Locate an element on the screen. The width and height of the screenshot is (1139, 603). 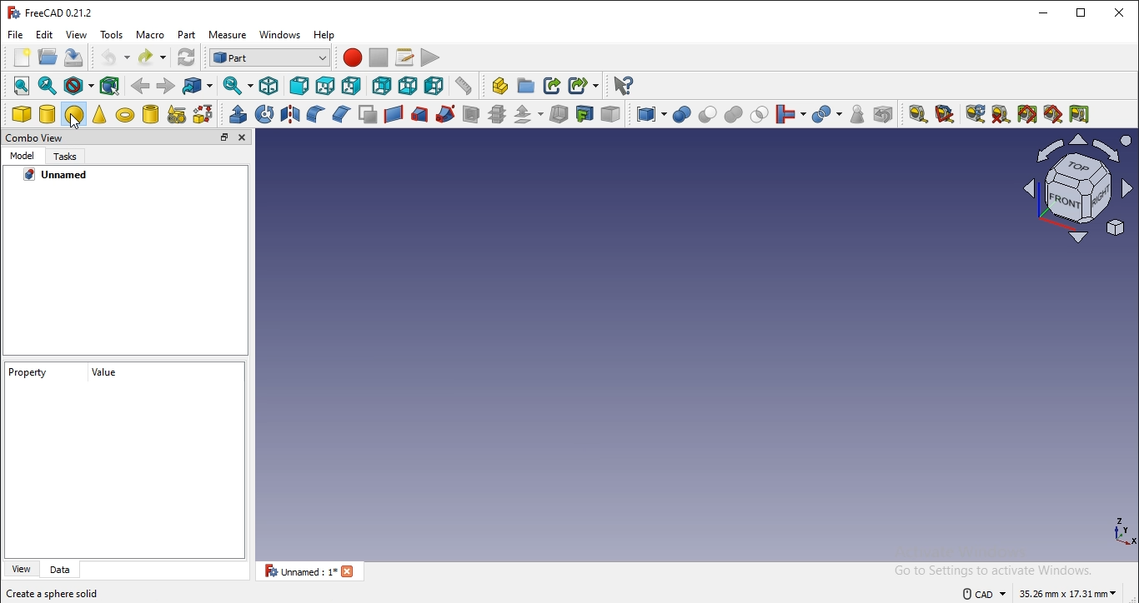
toggle all is located at coordinates (1029, 113).